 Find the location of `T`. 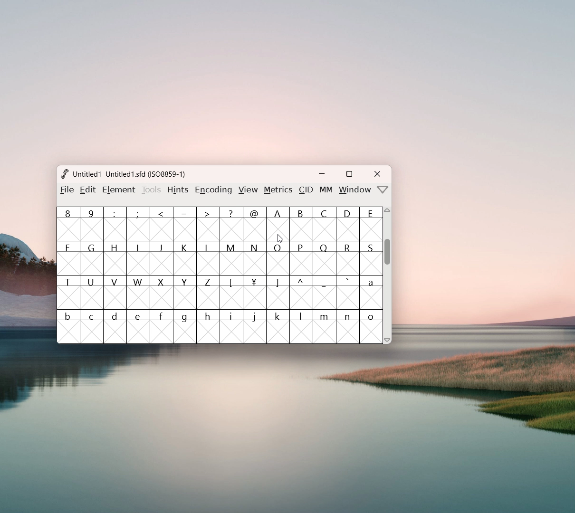

T is located at coordinates (68, 292).